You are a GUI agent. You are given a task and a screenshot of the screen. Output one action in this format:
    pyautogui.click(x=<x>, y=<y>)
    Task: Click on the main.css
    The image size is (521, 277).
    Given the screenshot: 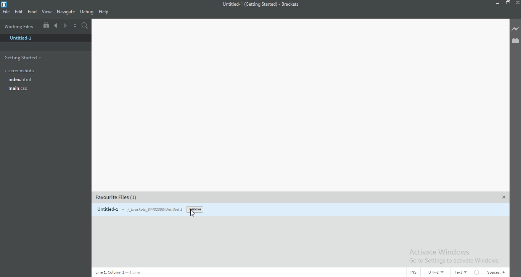 What is the action you would take?
    pyautogui.click(x=32, y=89)
    